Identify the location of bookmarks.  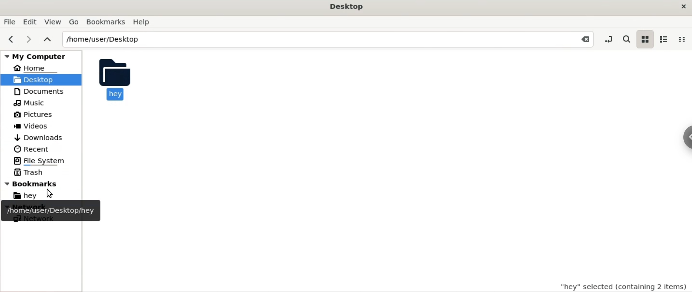
(48, 183).